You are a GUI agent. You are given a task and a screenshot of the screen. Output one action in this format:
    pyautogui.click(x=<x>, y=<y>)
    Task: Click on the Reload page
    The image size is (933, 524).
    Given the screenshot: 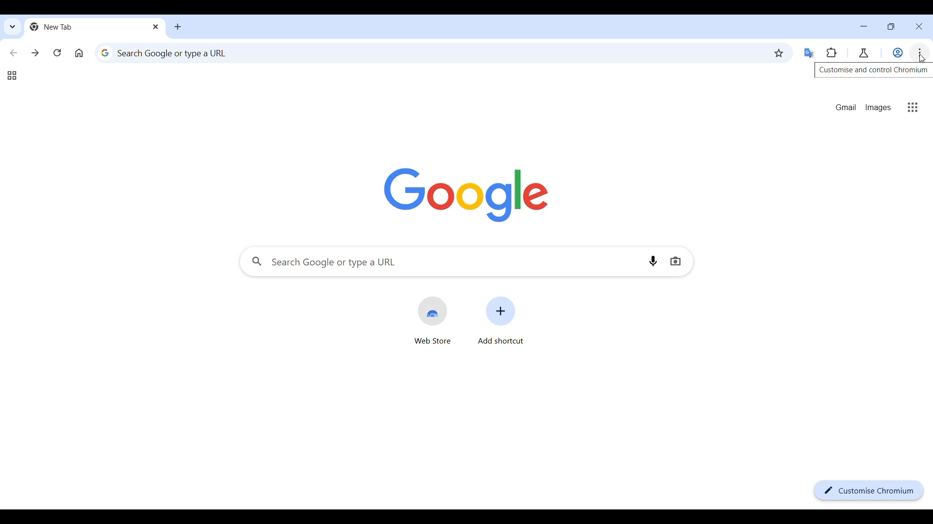 What is the action you would take?
    pyautogui.click(x=57, y=52)
    